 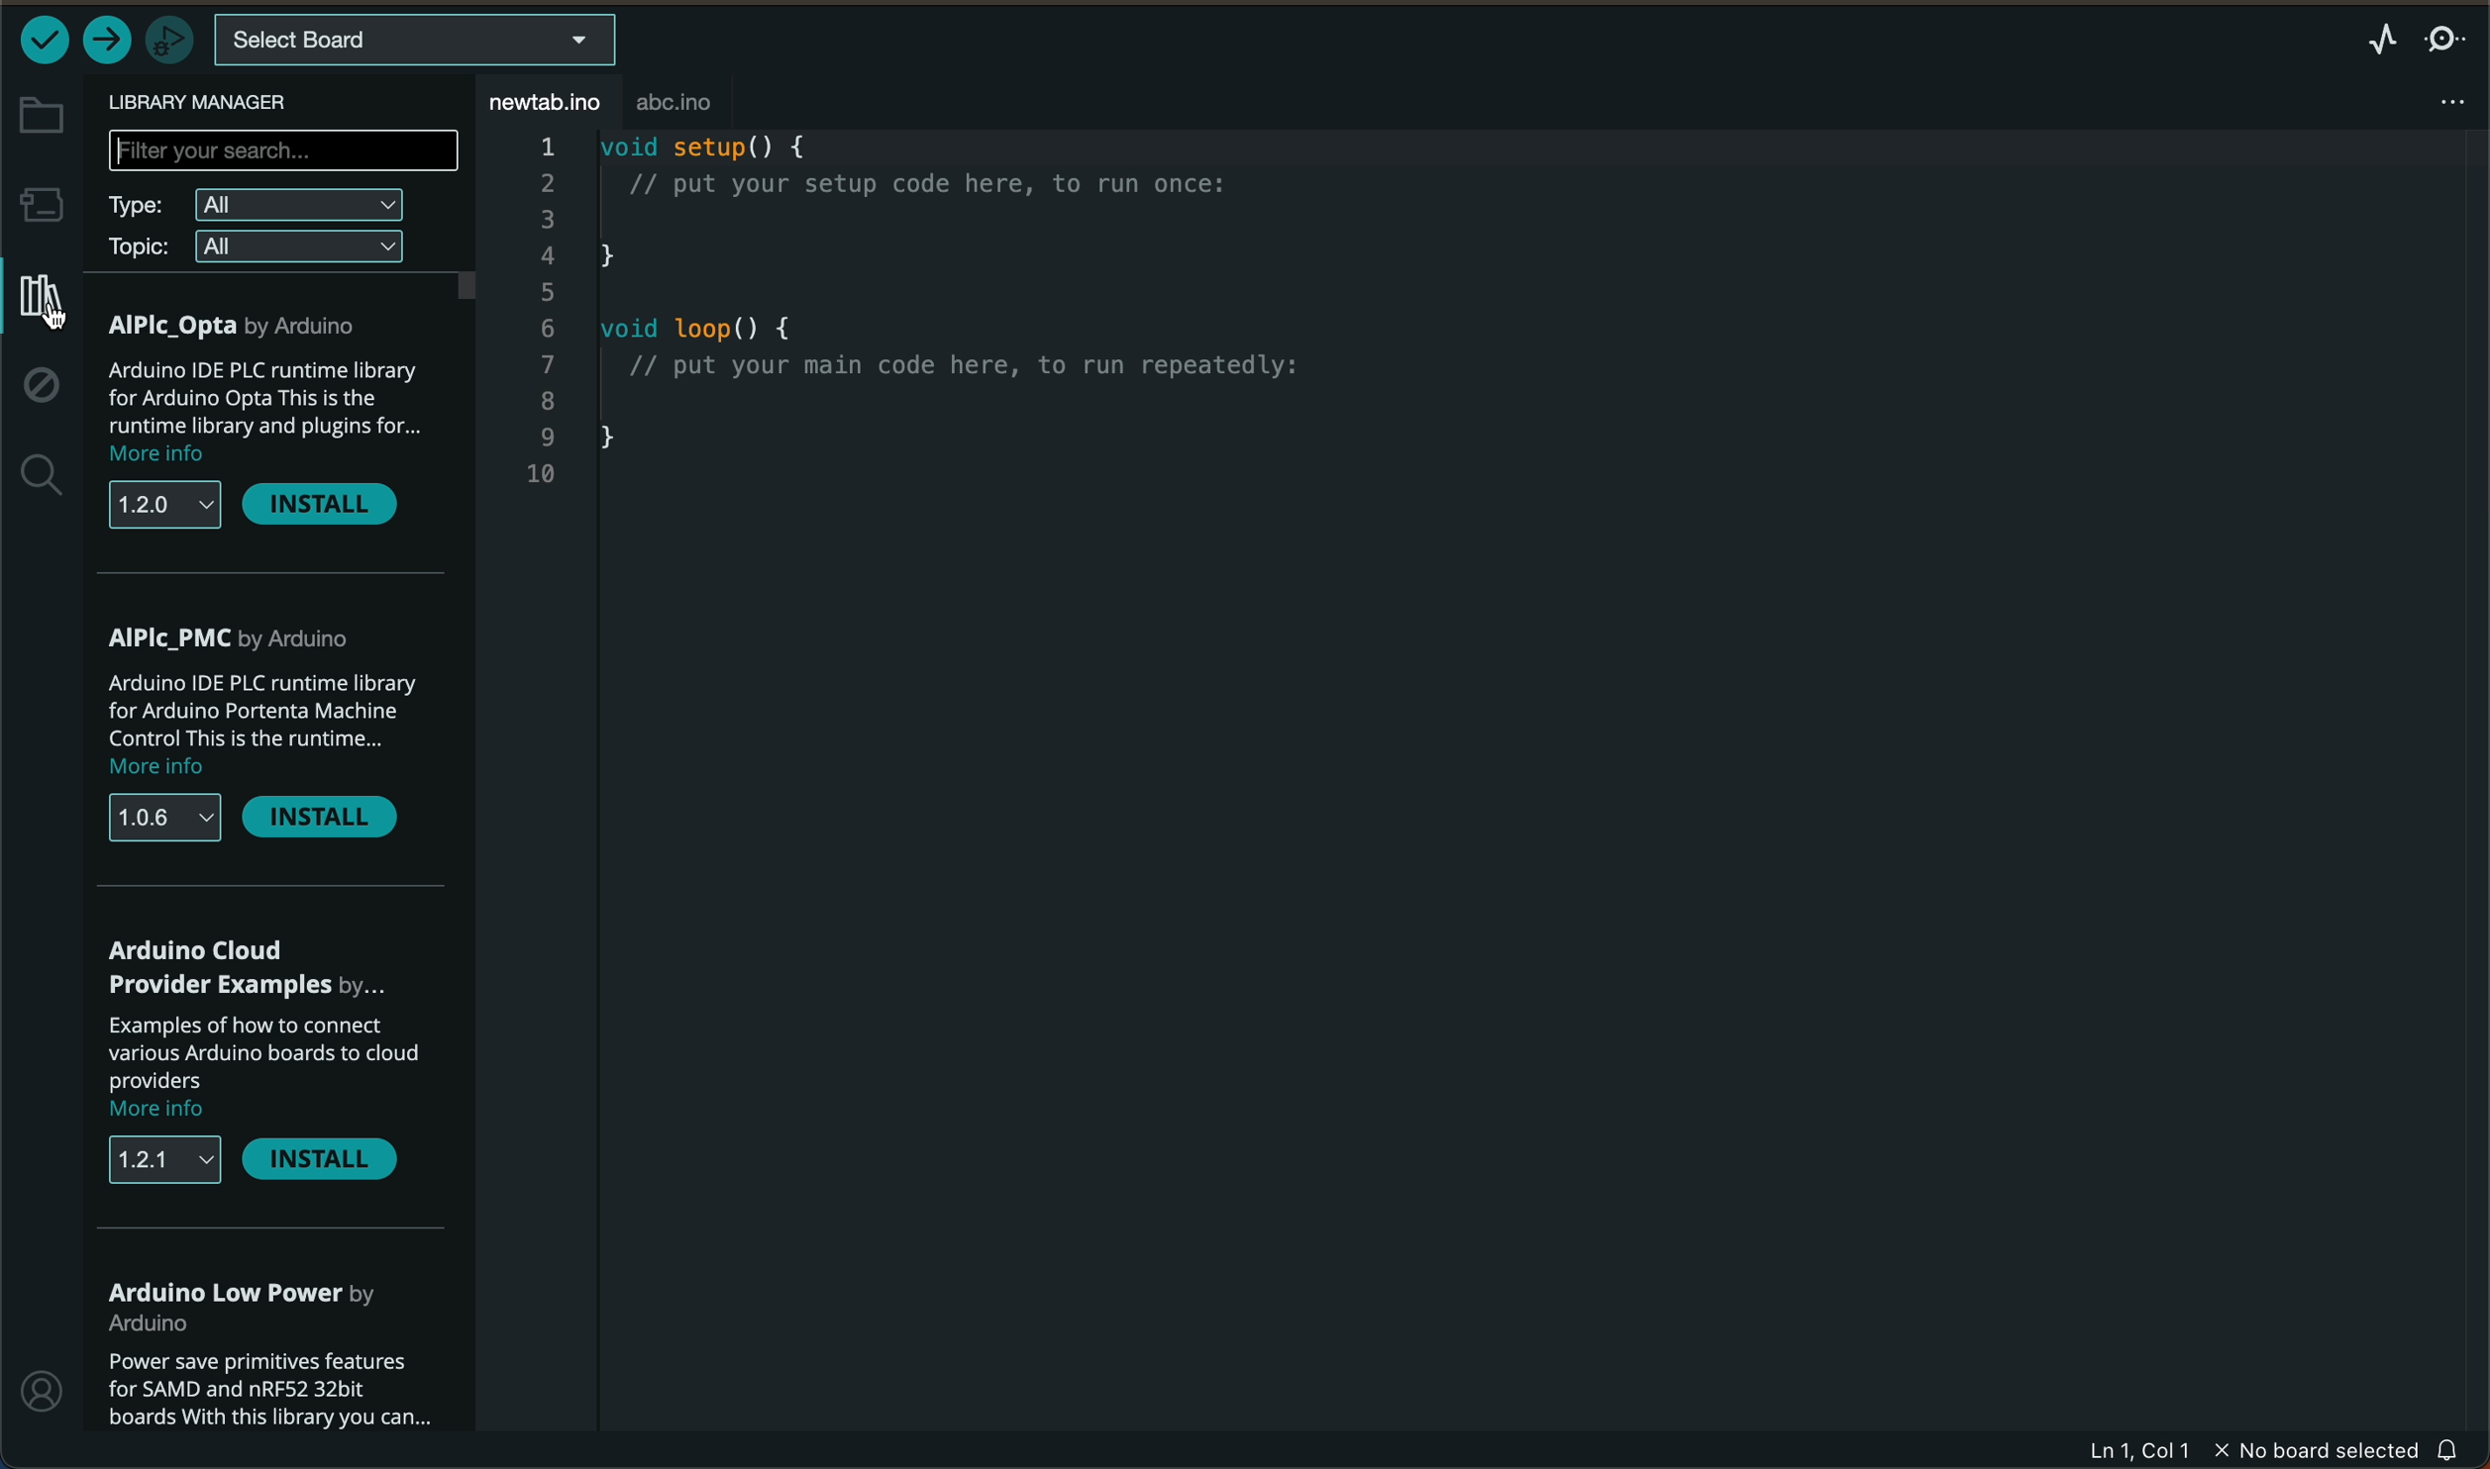 I want to click on description, so click(x=266, y=1072).